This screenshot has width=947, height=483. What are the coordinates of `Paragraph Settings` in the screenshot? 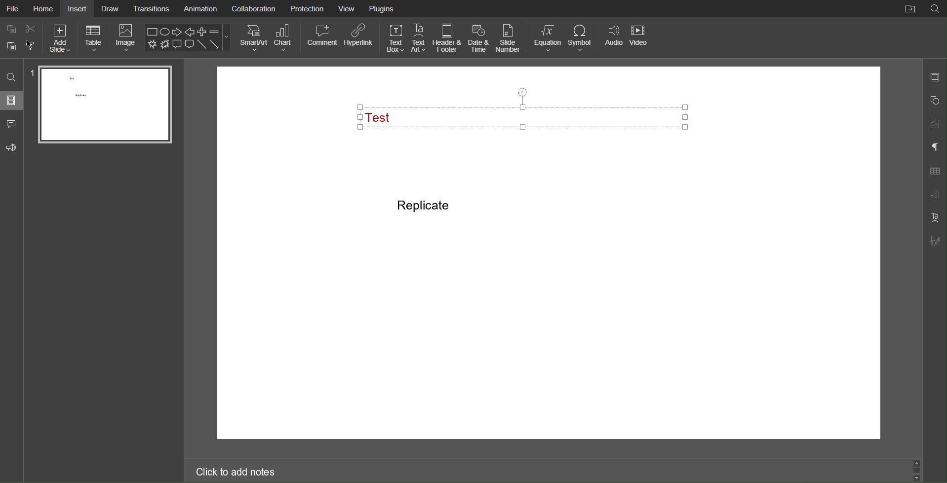 It's located at (935, 148).